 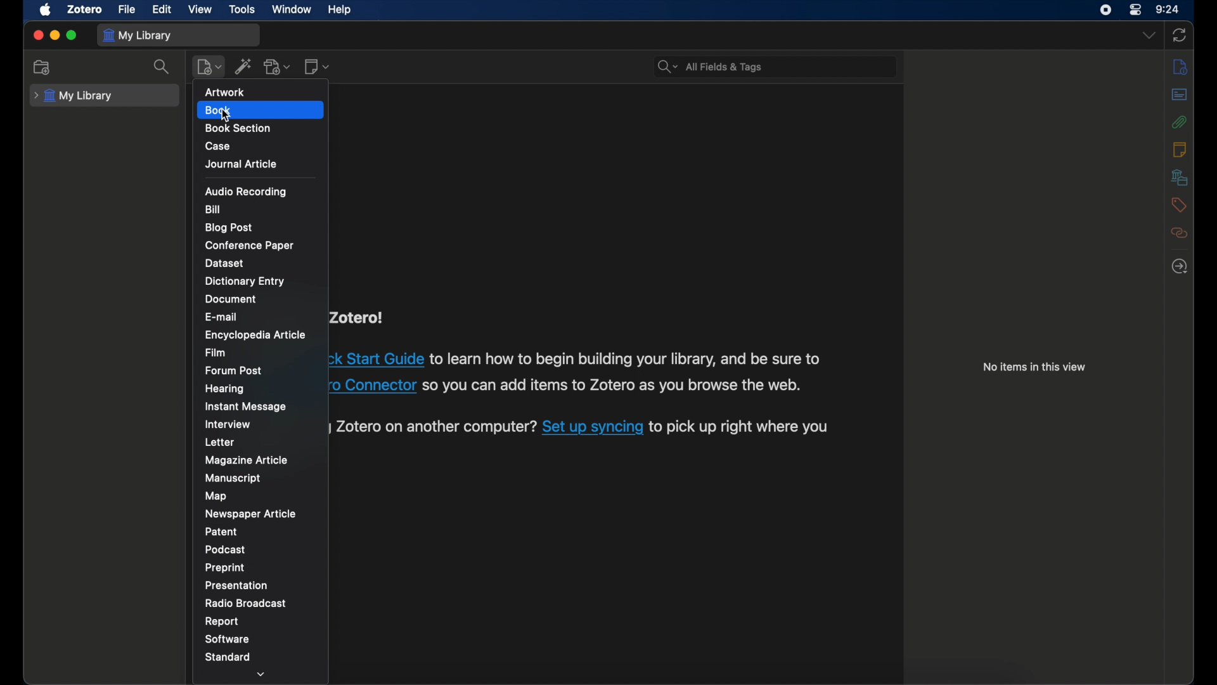 What do you see at coordinates (1180, 35) in the screenshot?
I see `sync` at bounding box center [1180, 35].